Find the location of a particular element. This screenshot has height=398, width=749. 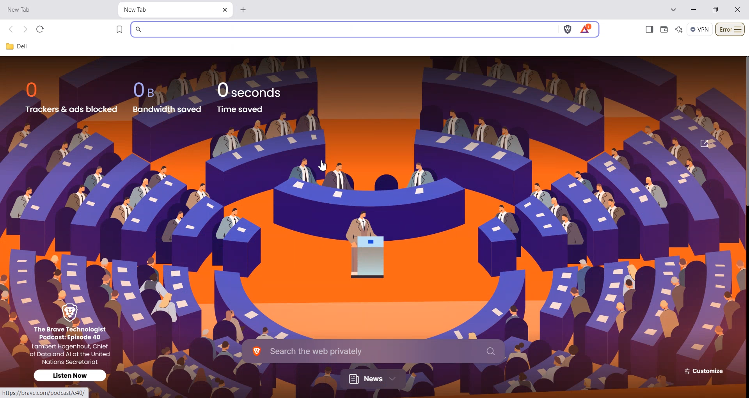

New Tab is located at coordinates (51, 10).